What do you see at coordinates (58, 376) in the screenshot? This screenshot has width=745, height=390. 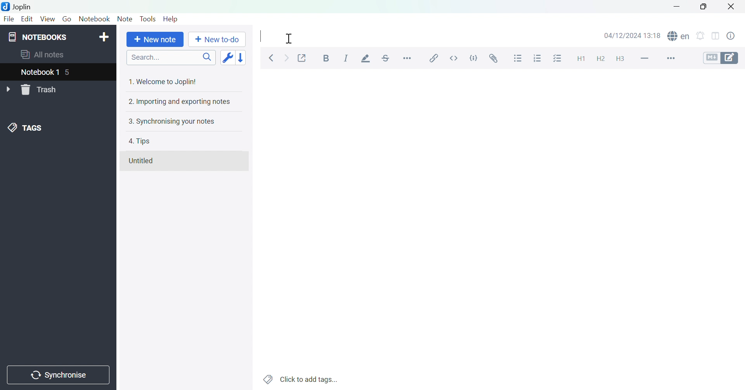 I see `Synchronise` at bounding box center [58, 376].